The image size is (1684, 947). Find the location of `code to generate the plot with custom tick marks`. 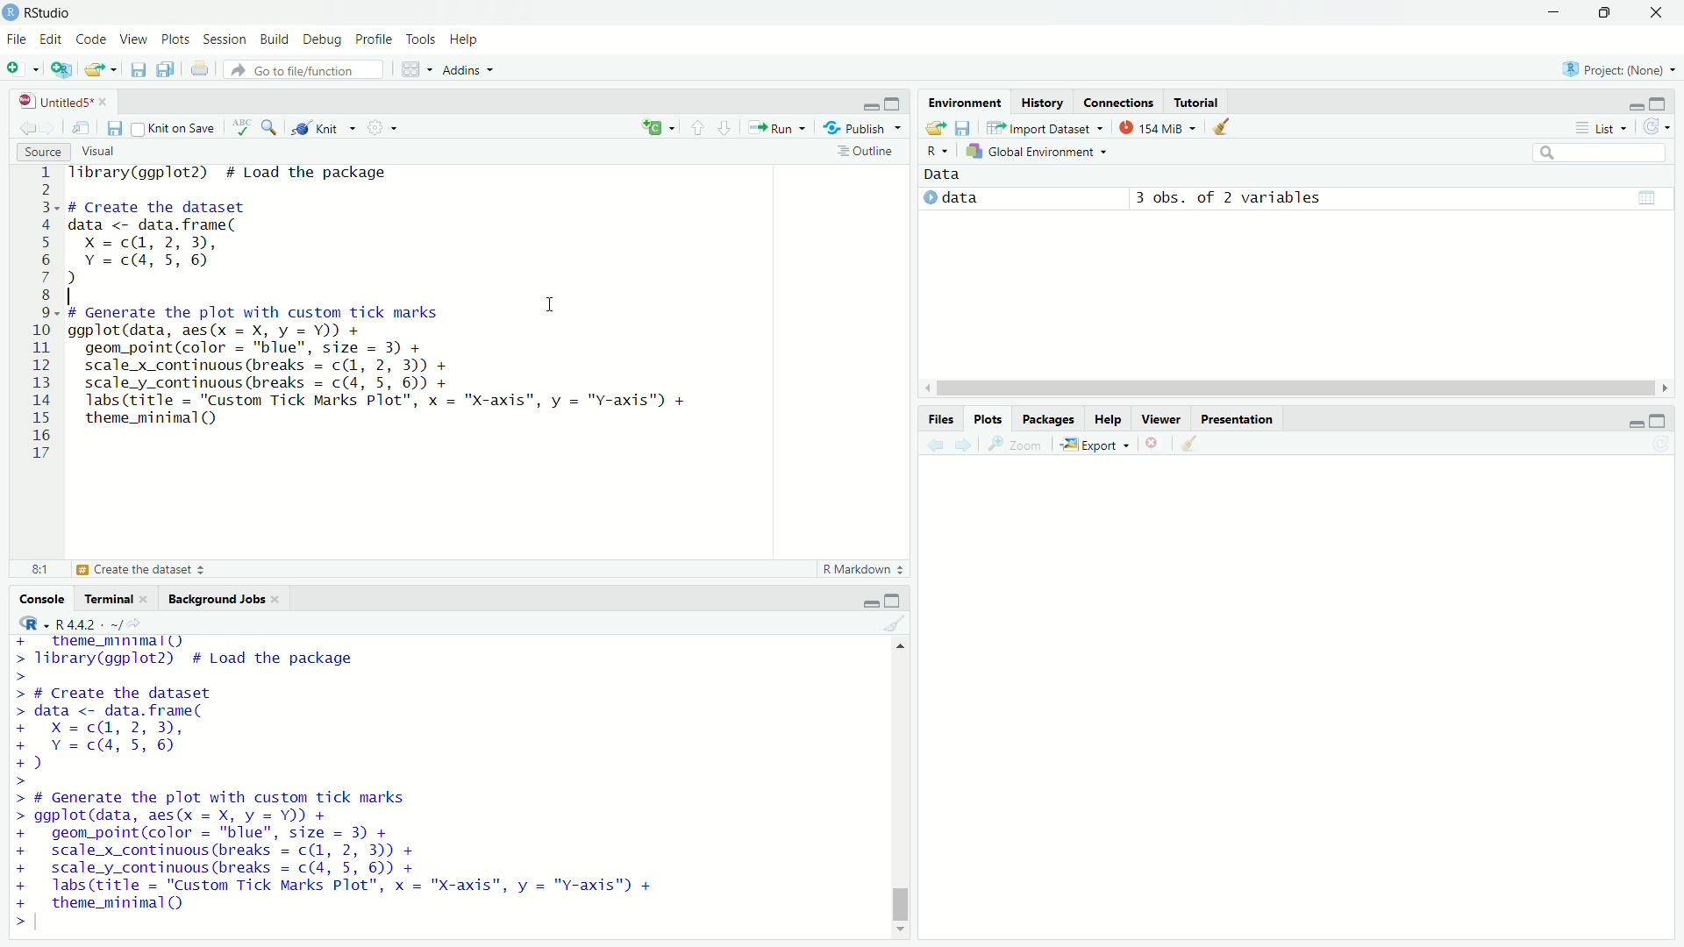

code to generate the plot with custom tick marks is located at coordinates (391, 372).